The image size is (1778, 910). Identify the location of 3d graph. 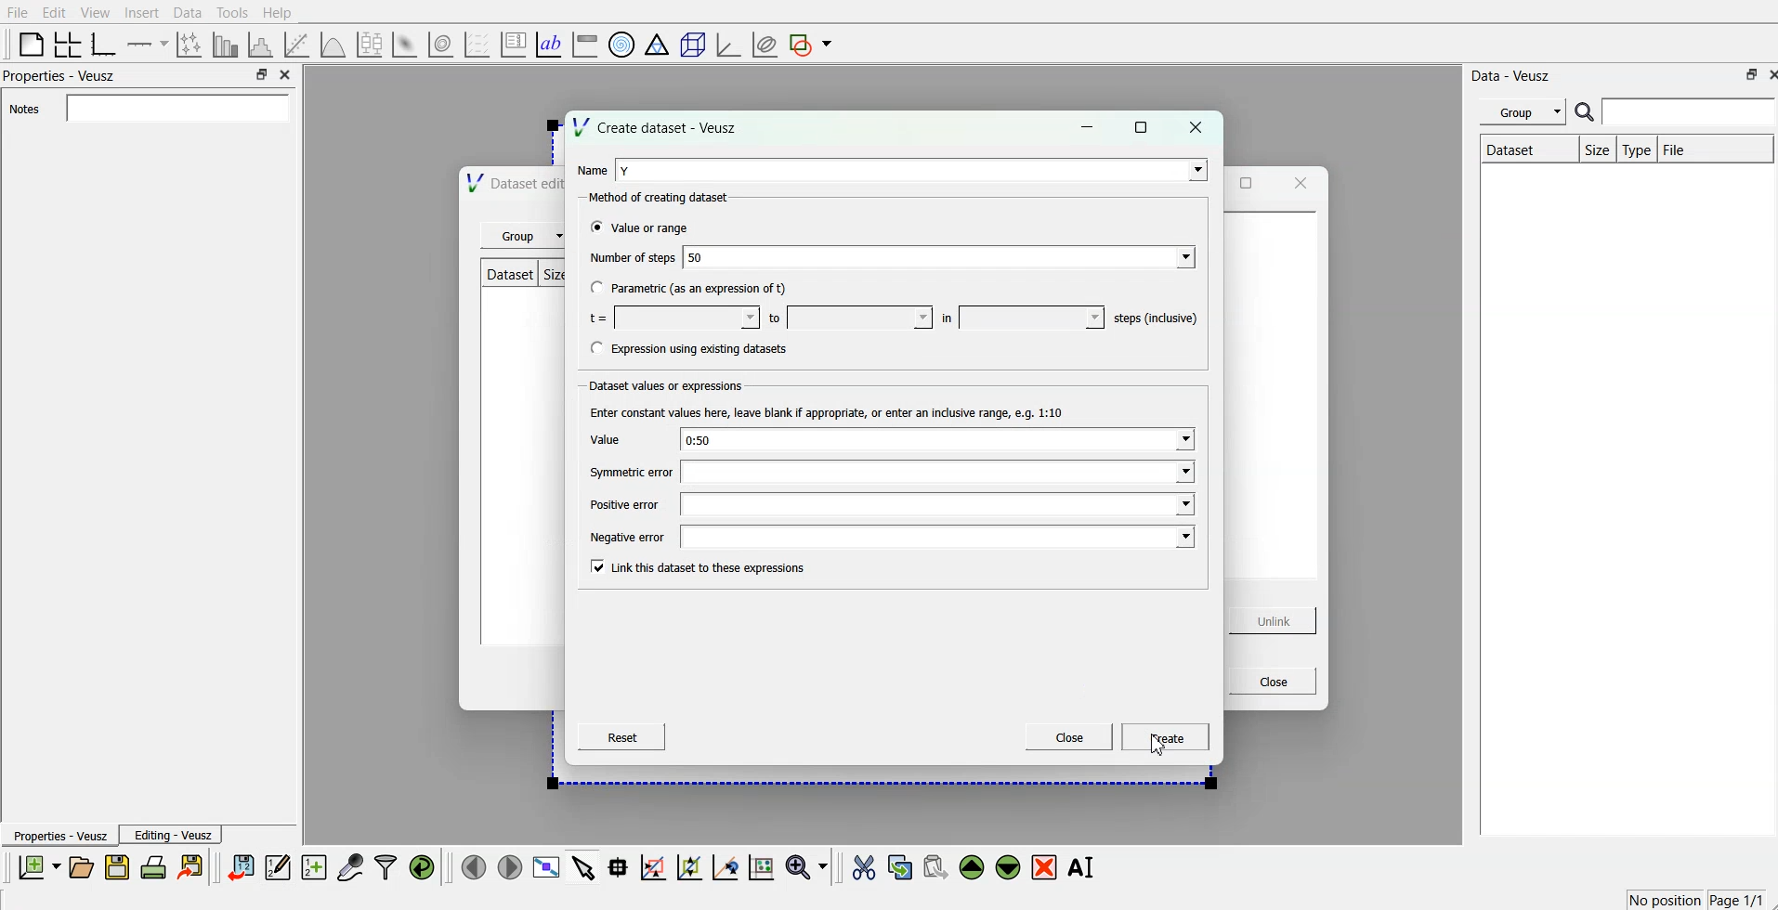
(727, 41).